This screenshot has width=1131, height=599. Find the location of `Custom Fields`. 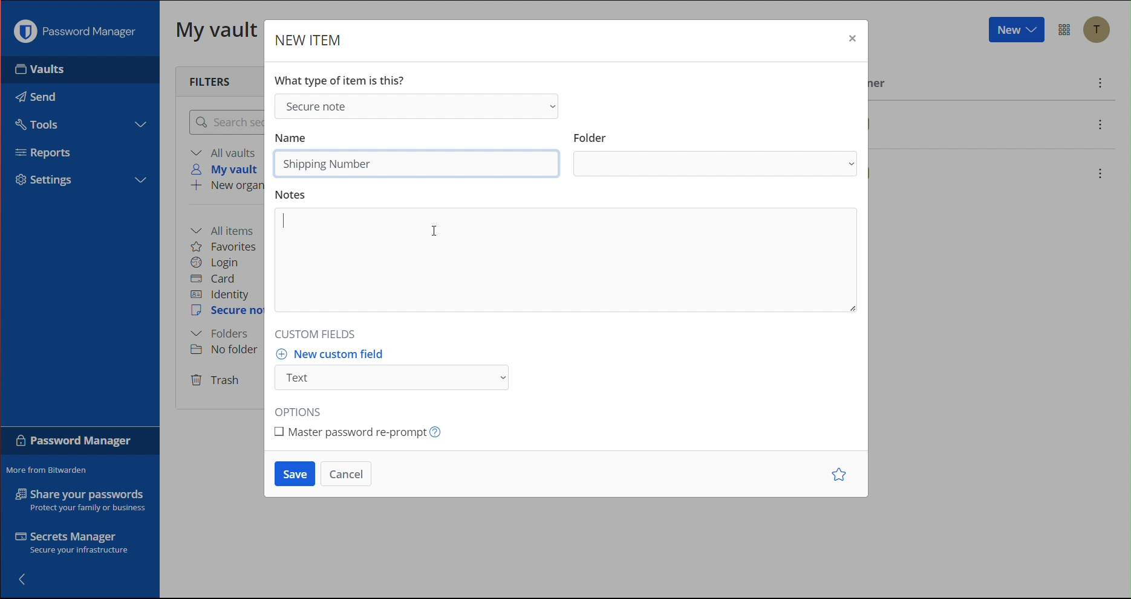

Custom Fields is located at coordinates (317, 333).